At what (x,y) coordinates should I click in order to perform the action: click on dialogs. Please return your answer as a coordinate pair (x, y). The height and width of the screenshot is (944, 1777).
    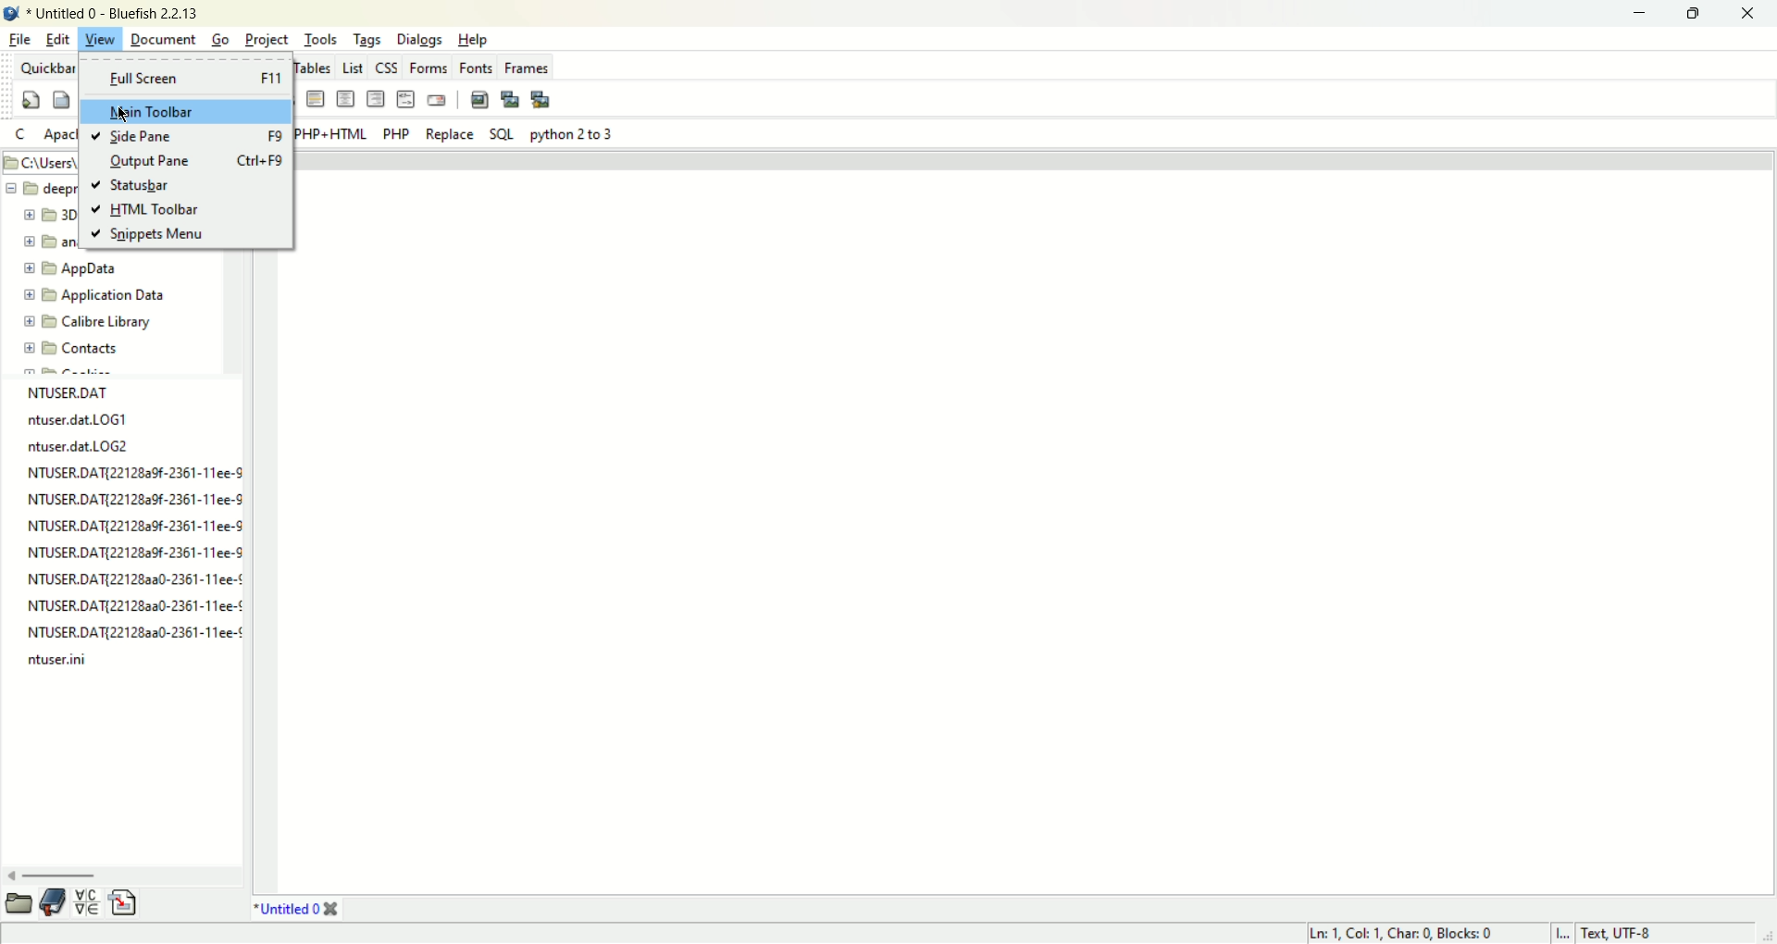
    Looking at the image, I should click on (420, 41).